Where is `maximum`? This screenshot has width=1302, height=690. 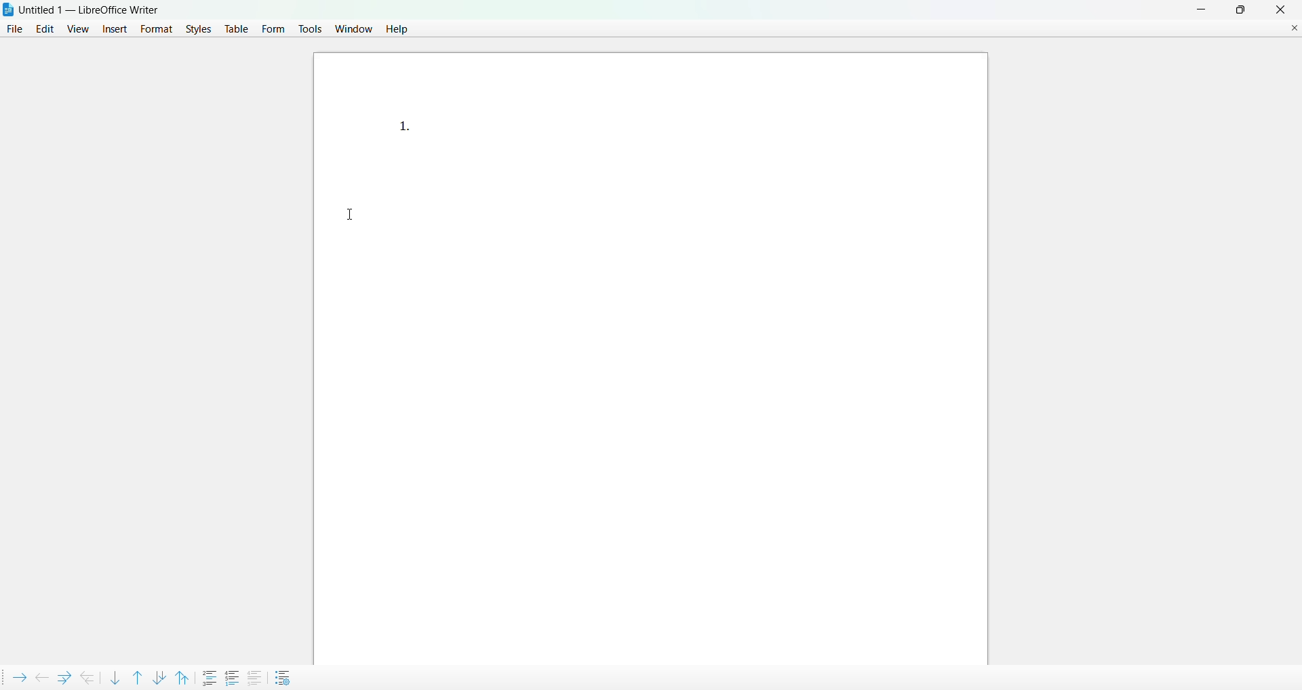 maximum is located at coordinates (1241, 9).